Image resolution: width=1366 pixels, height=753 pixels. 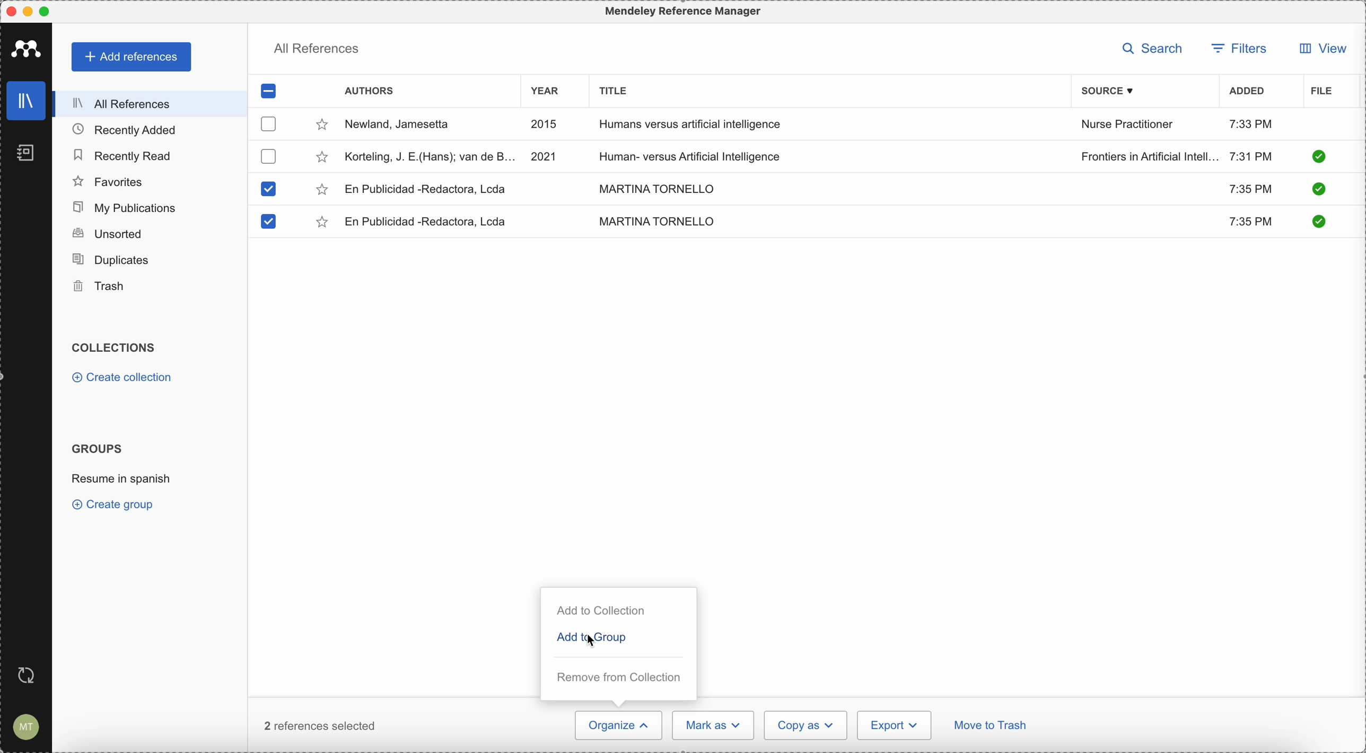 I want to click on add to collection, so click(x=602, y=612).